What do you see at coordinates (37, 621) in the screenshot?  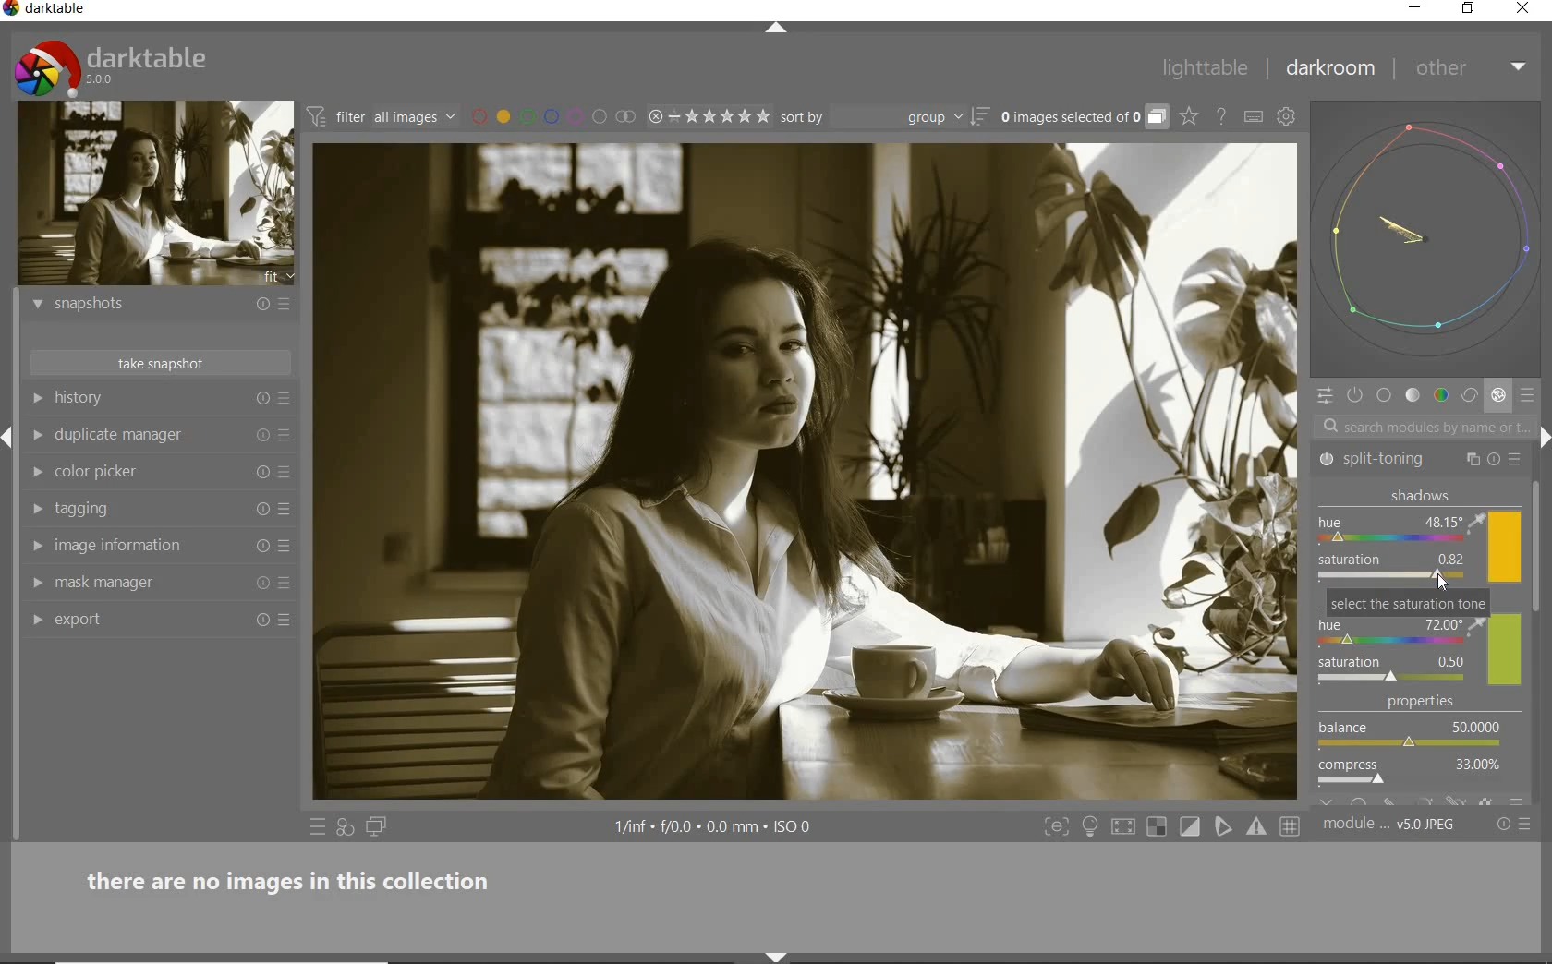 I see `show module` at bounding box center [37, 621].